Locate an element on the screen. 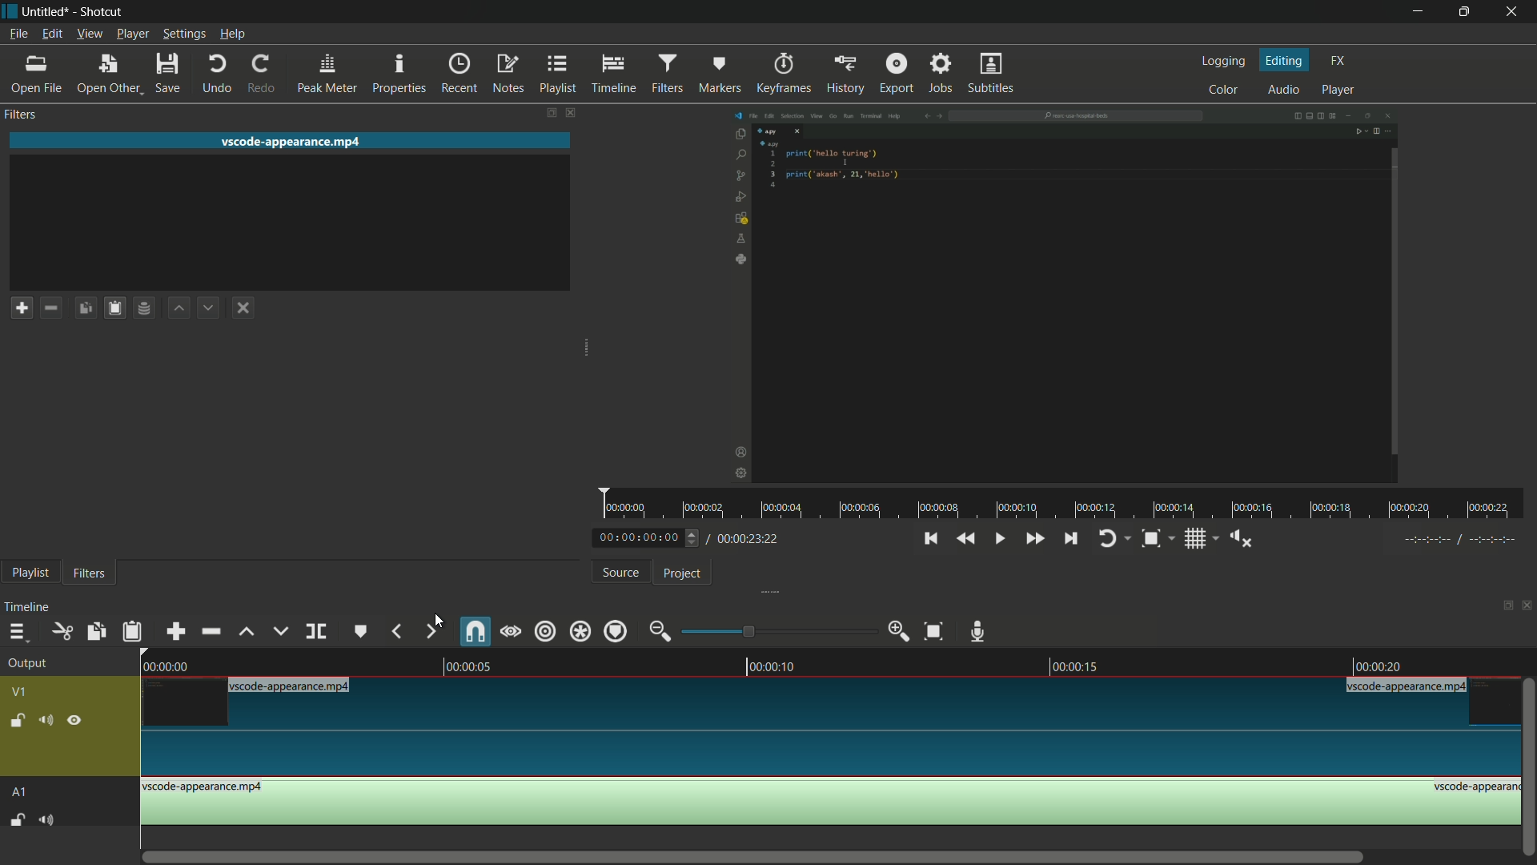 The width and height of the screenshot is (1537, 865). create or edit marker is located at coordinates (359, 632).